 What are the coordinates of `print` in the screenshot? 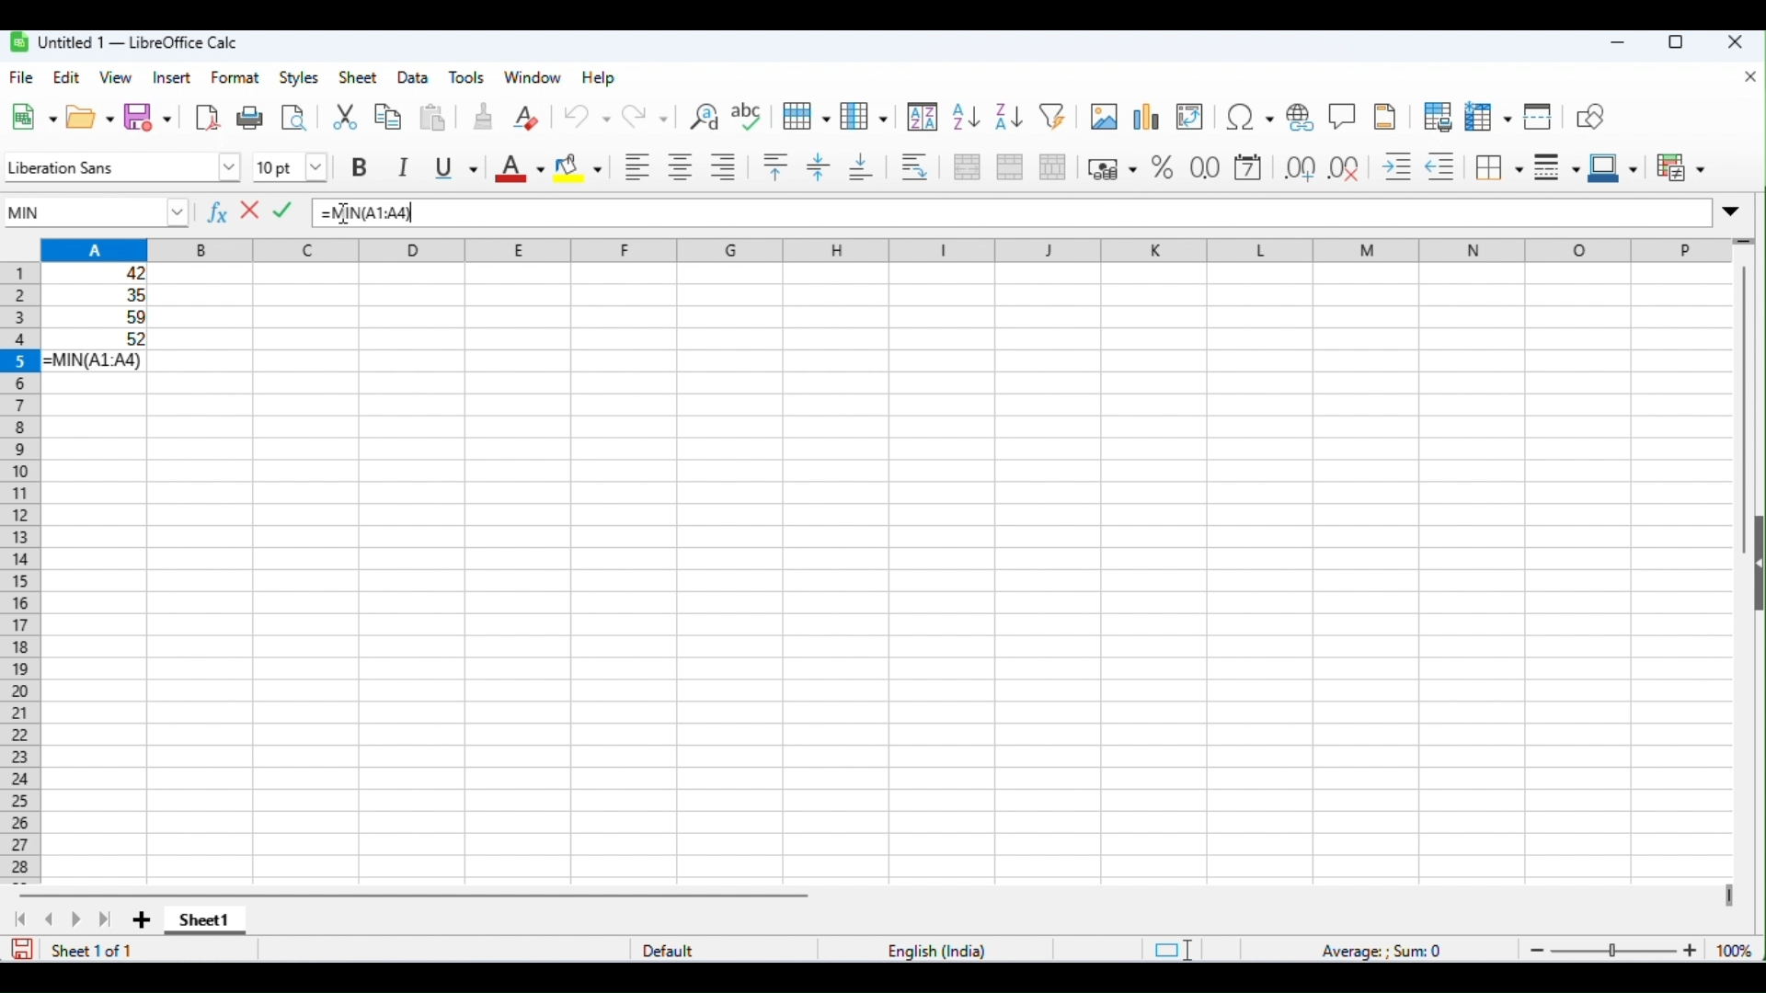 It's located at (248, 118).